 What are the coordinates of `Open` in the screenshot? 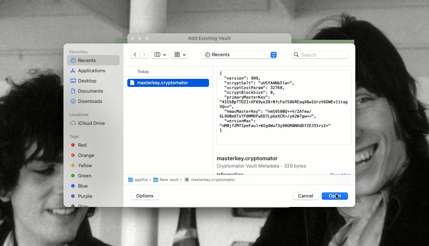 It's located at (336, 196).